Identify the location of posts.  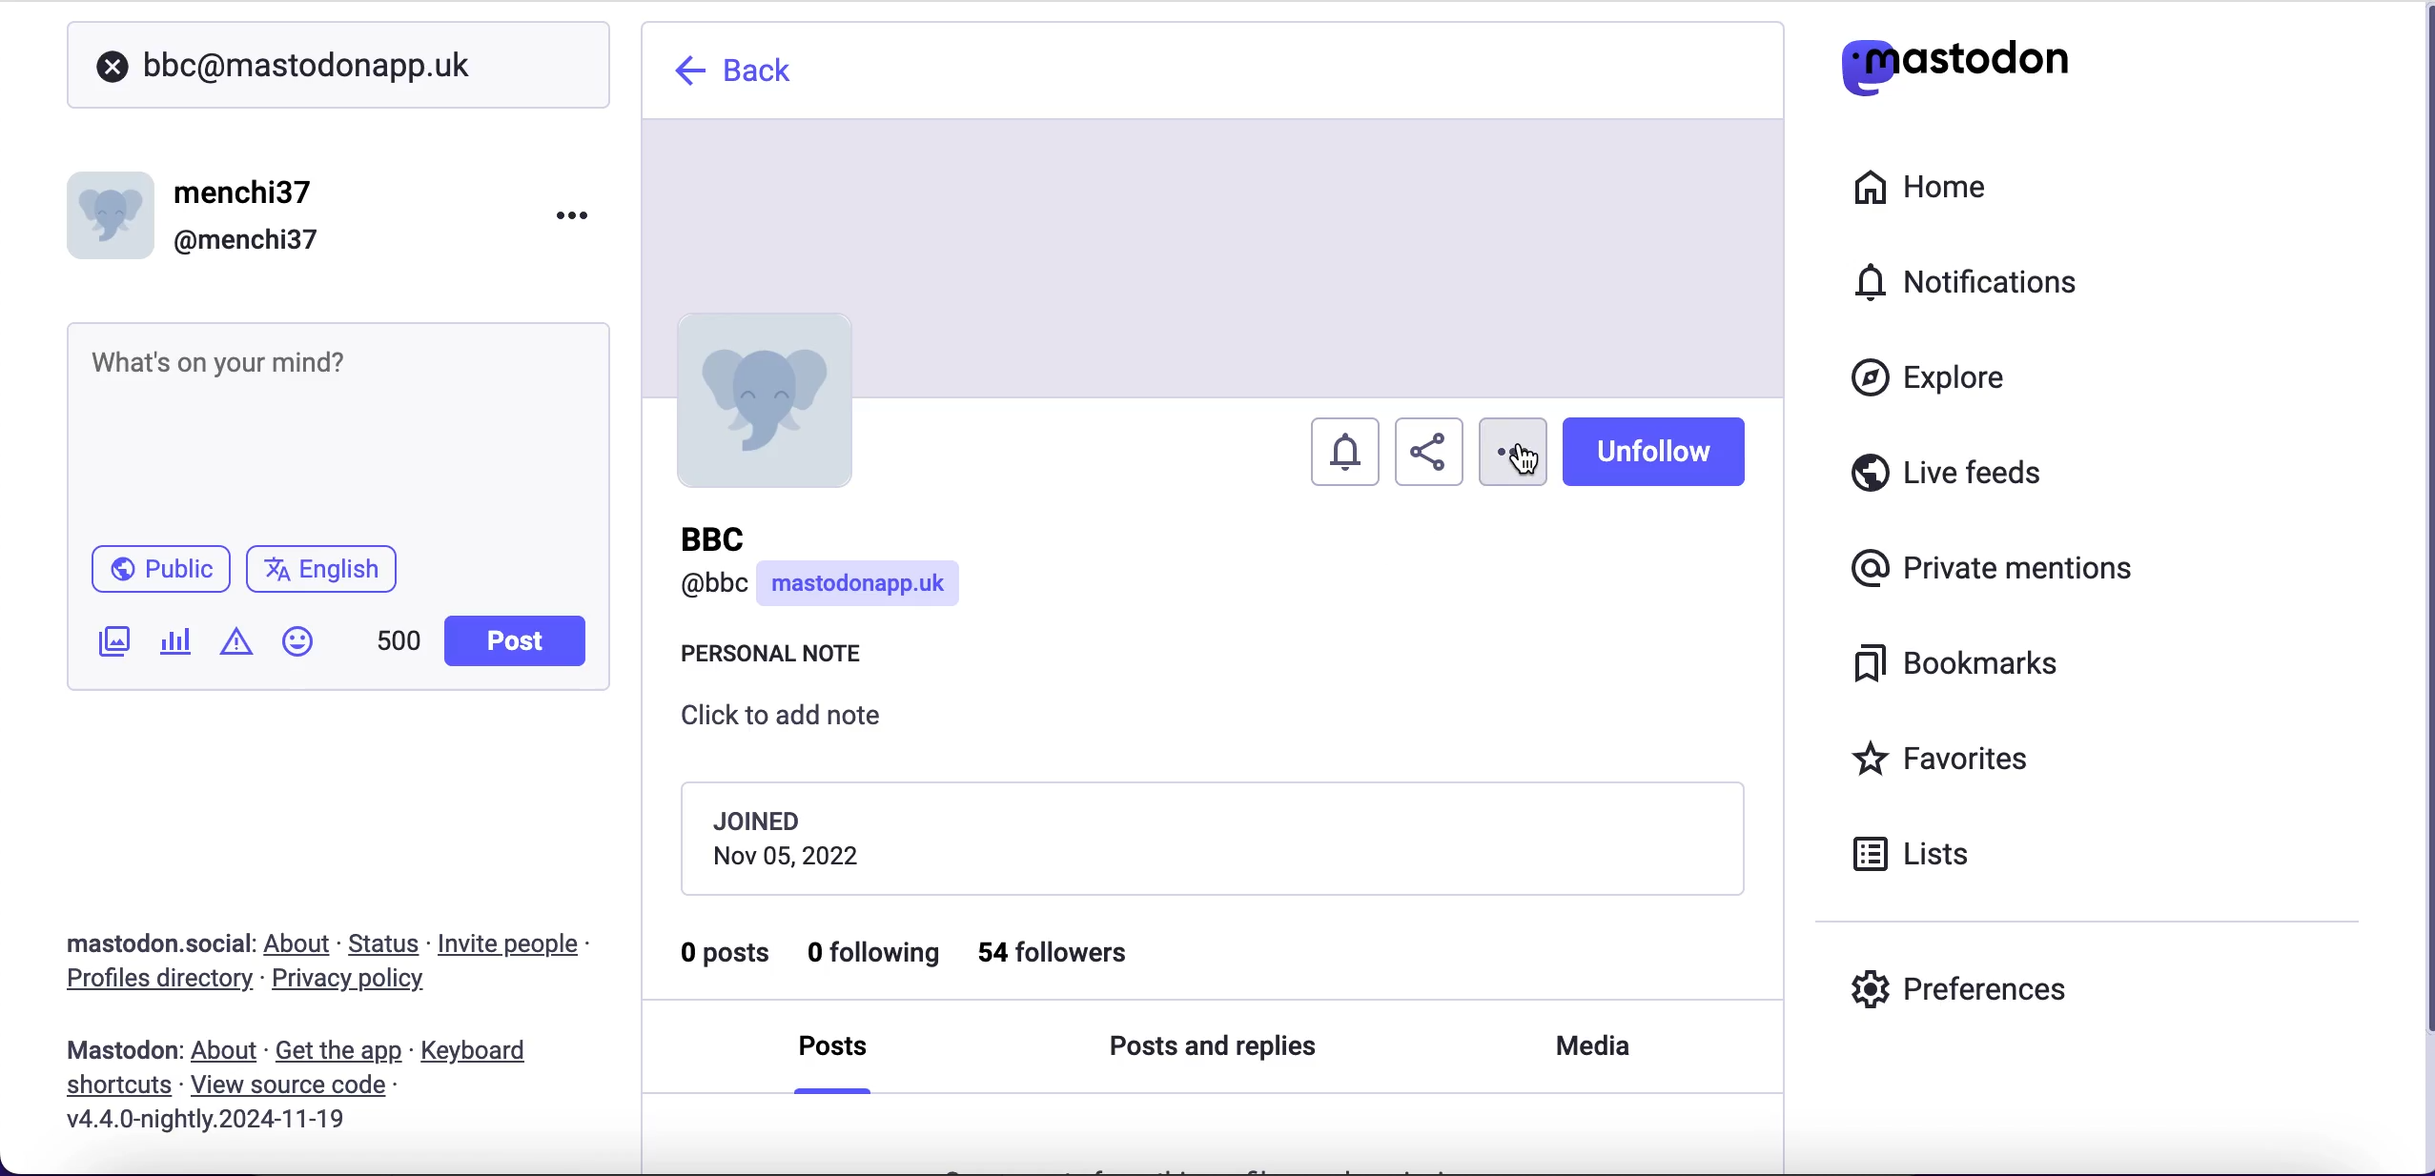
(847, 1053).